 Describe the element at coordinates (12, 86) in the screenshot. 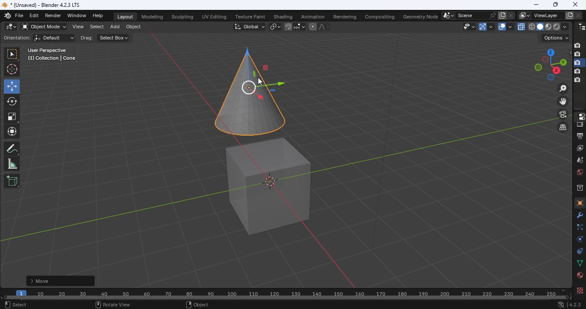

I see `Move` at that location.